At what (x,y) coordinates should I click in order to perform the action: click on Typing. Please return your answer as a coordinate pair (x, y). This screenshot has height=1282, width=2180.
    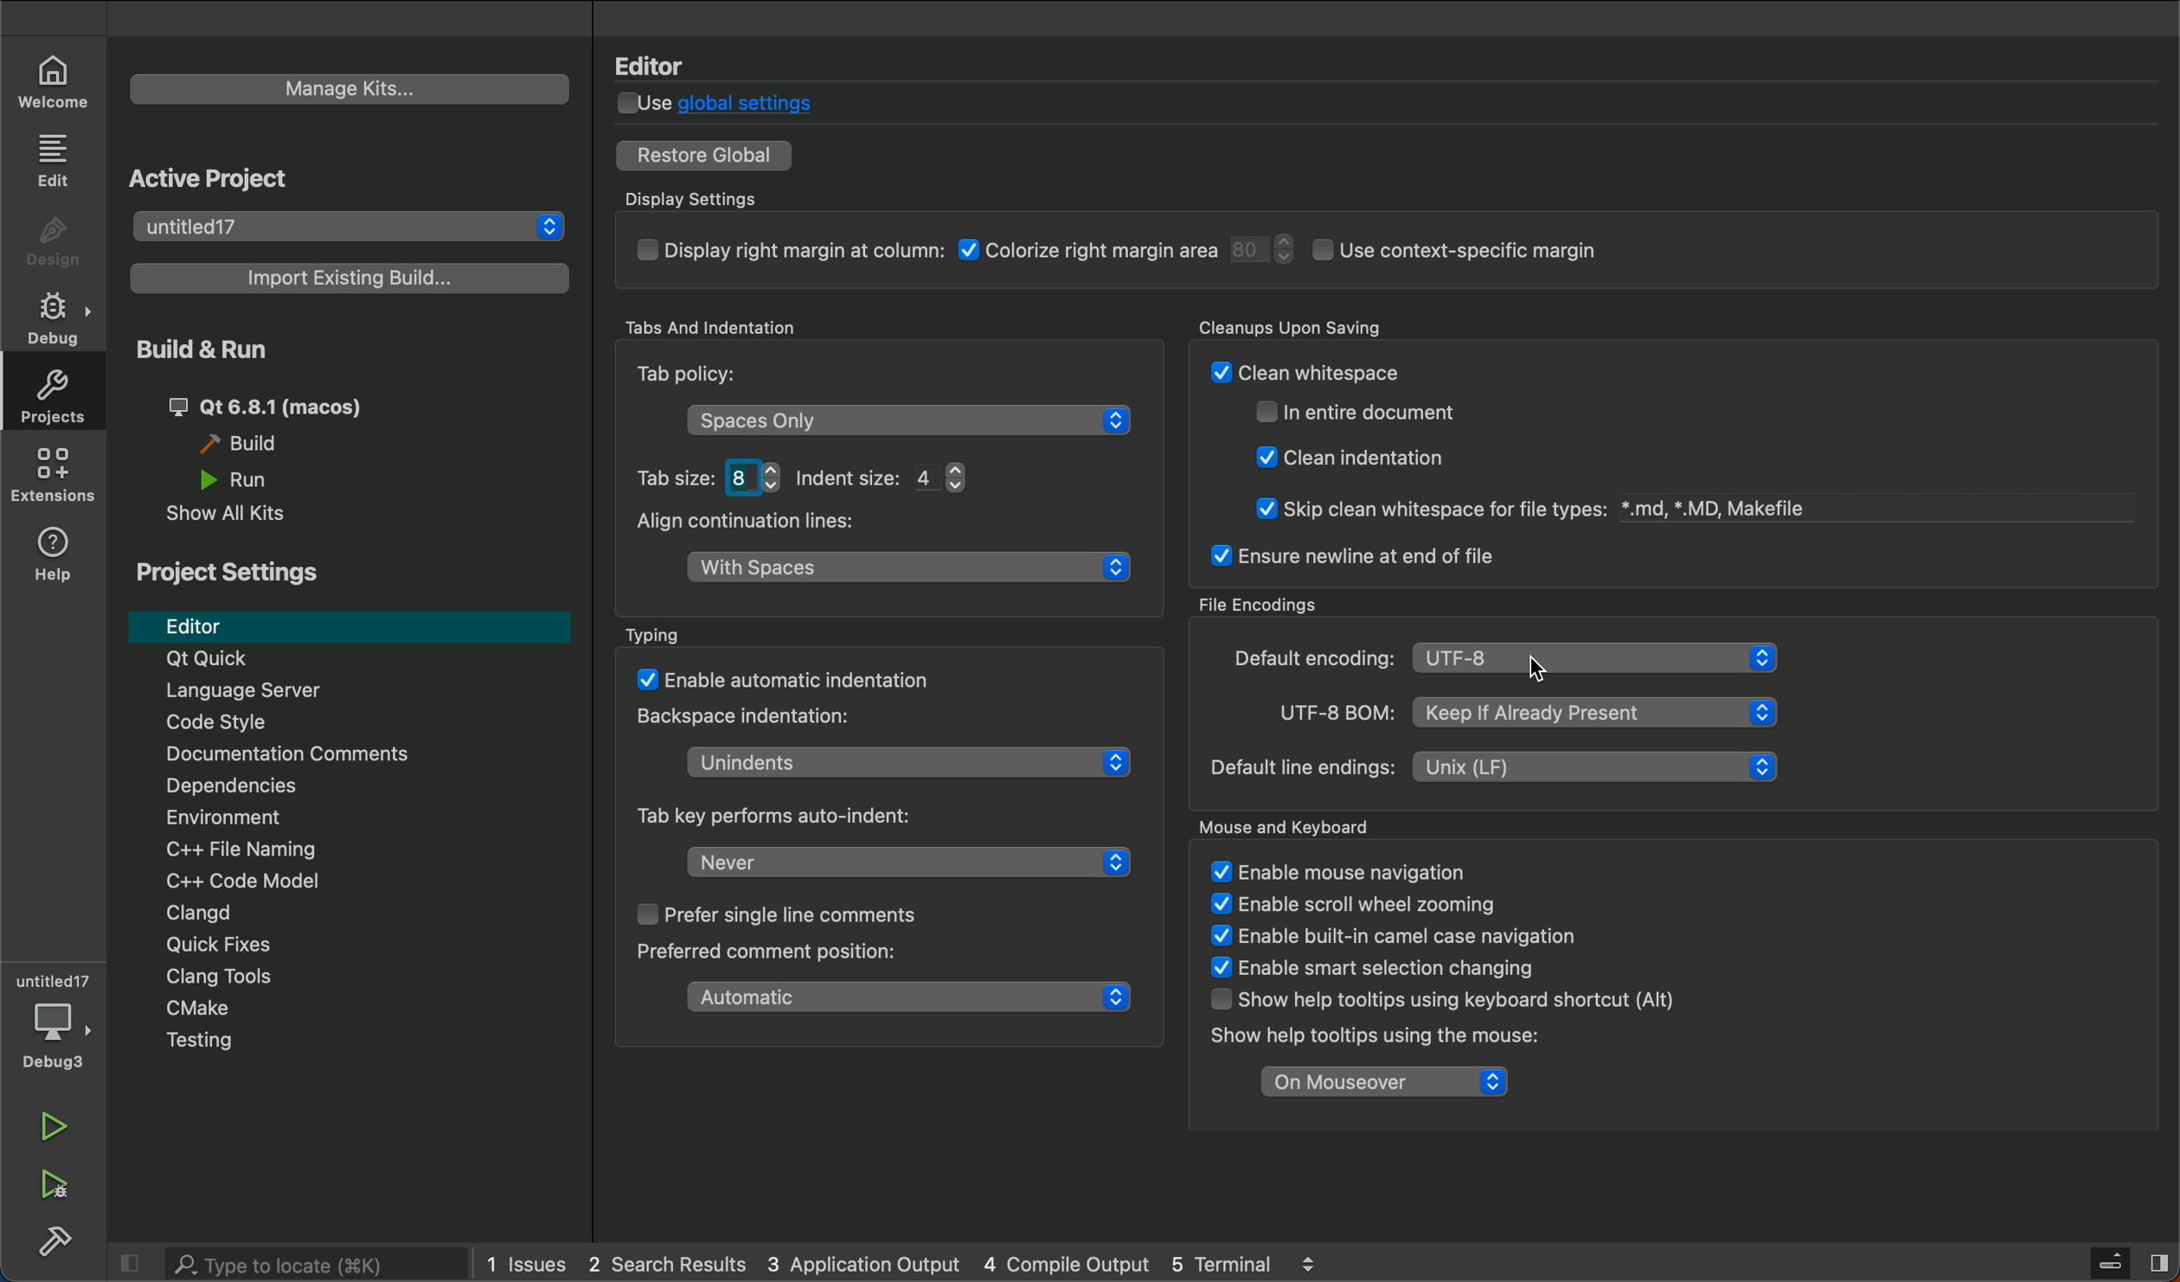
    Looking at the image, I should click on (664, 635).